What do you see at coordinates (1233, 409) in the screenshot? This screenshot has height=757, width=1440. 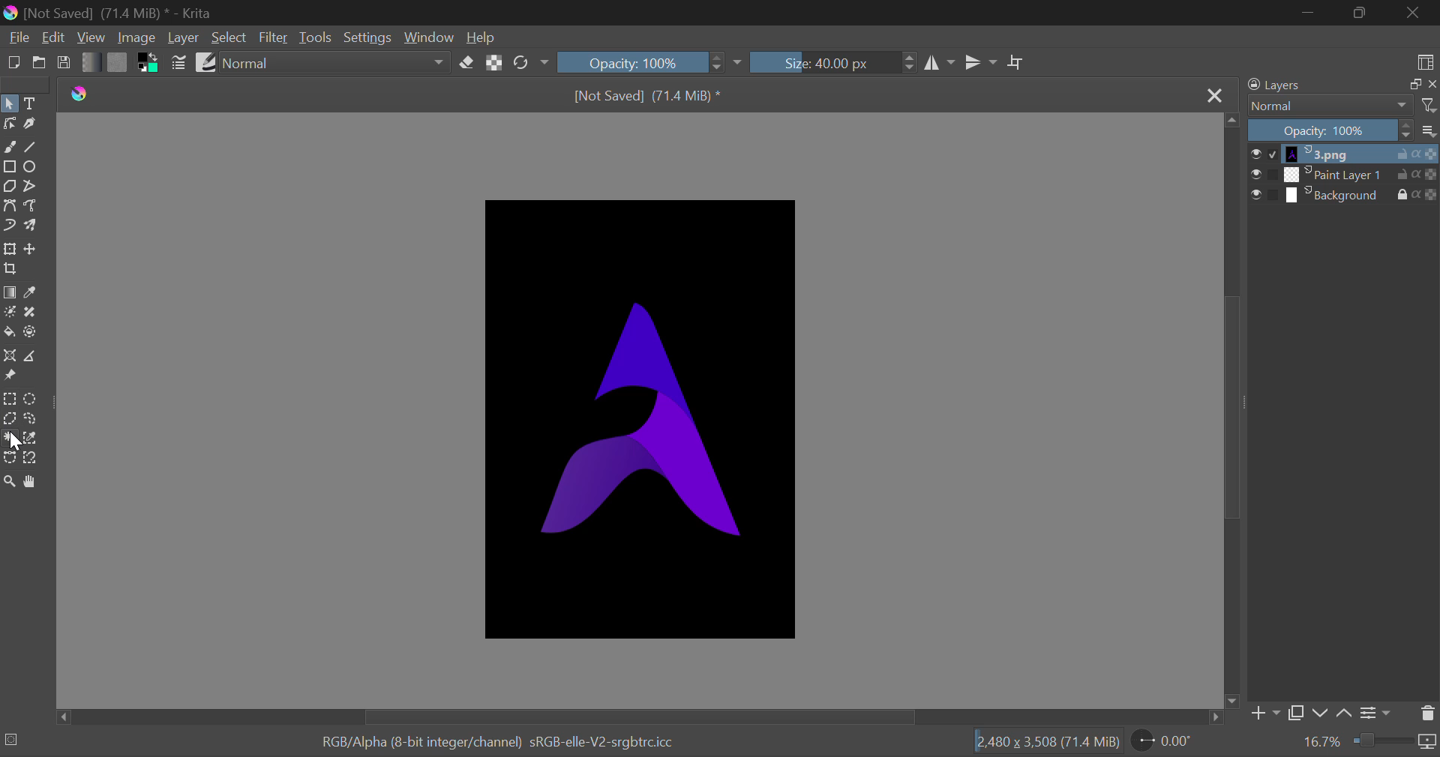 I see `Scroll Bar` at bounding box center [1233, 409].